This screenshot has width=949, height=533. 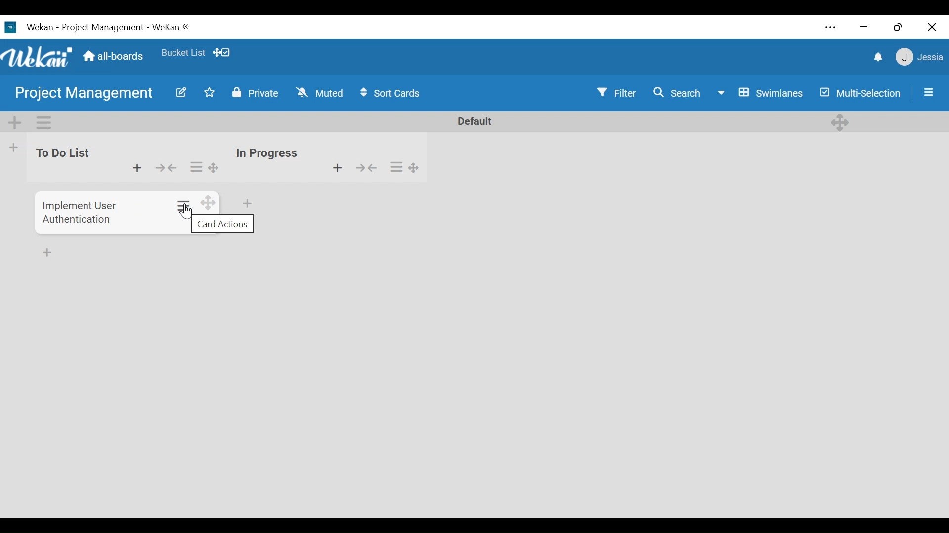 What do you see at coordinates (59, 153) in the screenshot?
I see `To Do List` at bounding box center [59, 153].